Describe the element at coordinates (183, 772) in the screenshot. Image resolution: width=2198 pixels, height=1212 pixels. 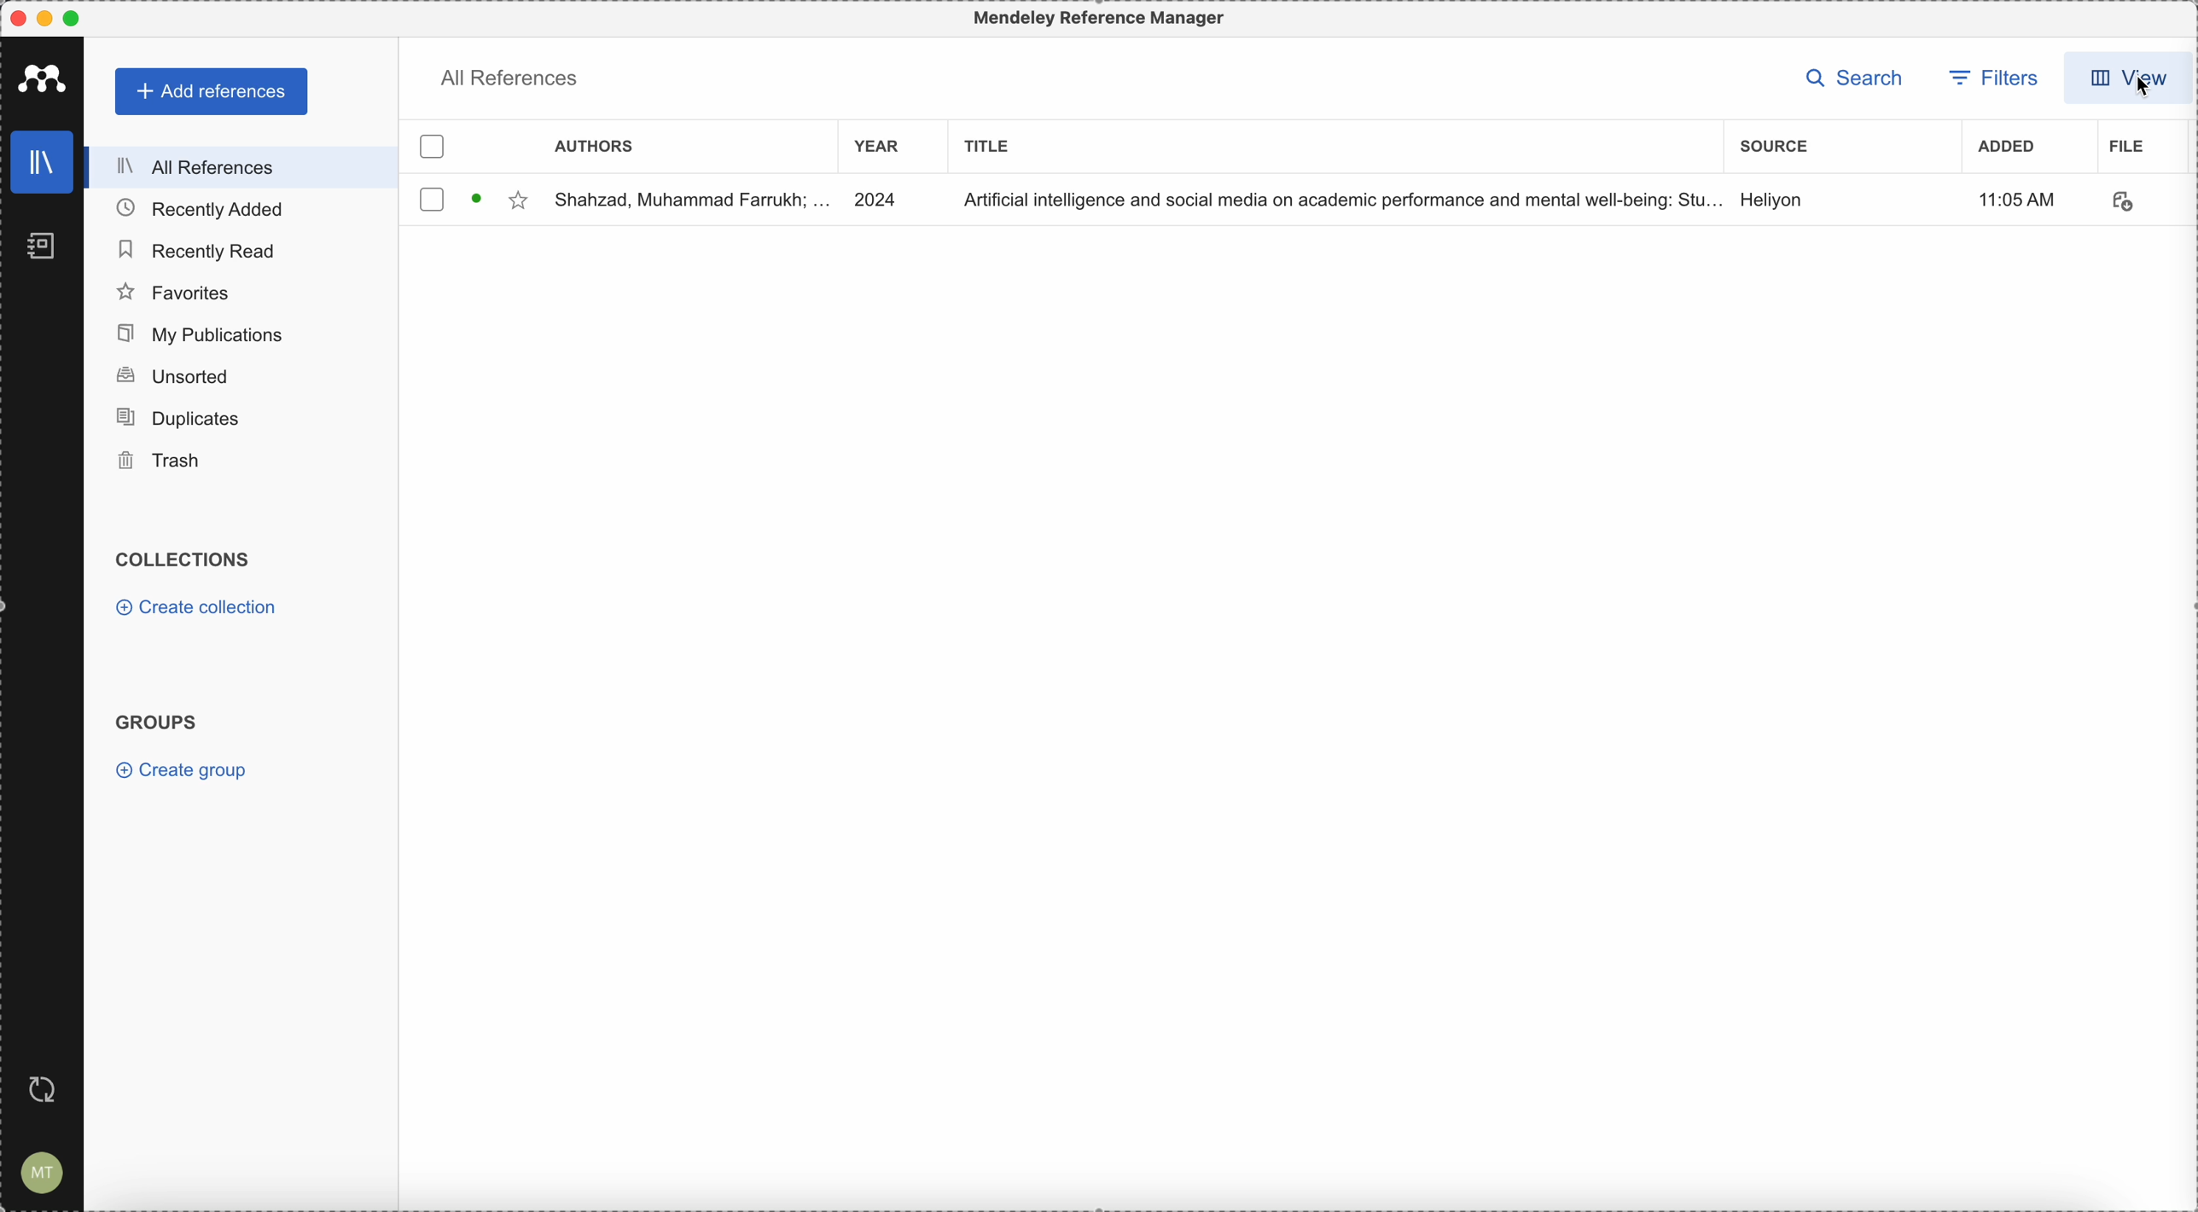
I see `create group` at that location.